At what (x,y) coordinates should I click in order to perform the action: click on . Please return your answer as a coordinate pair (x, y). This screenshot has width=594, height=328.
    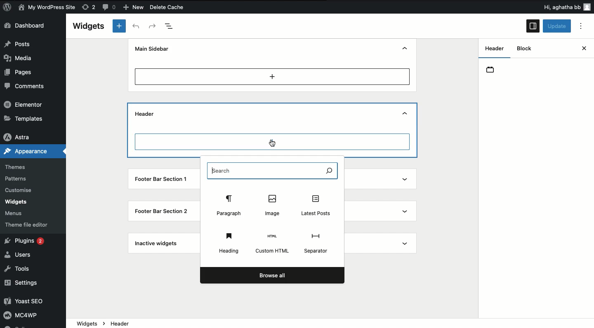
    Looking at the image, I should click on (110, 8).